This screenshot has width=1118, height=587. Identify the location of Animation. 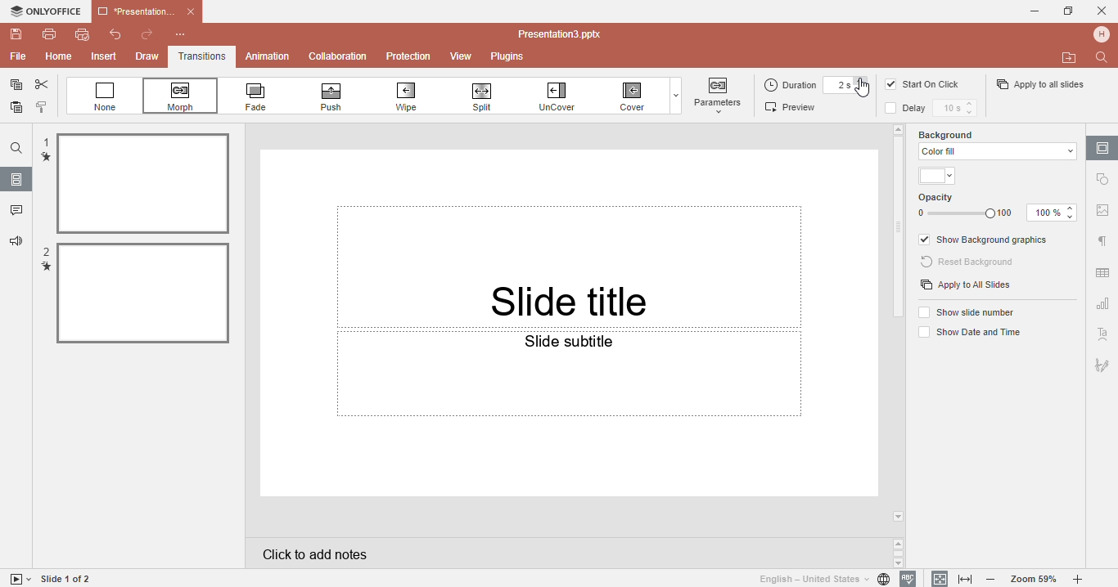
(267, 56).